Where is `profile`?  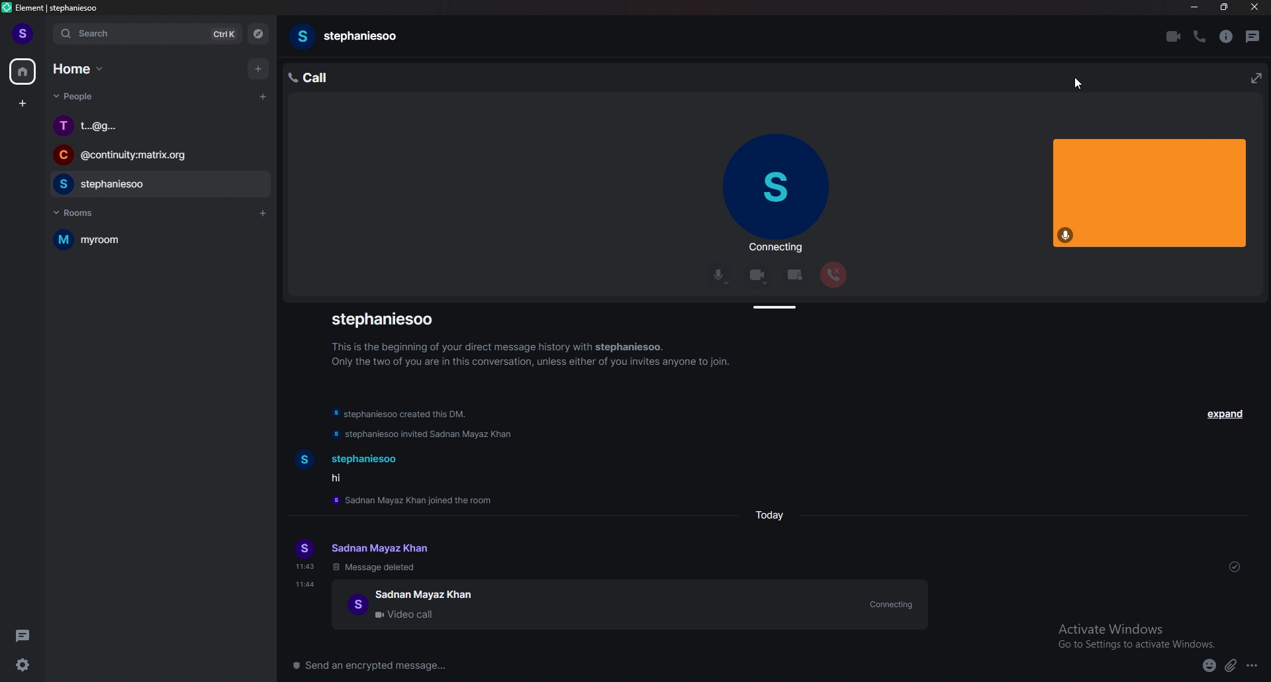 profile is located at coordinates (23, 34).